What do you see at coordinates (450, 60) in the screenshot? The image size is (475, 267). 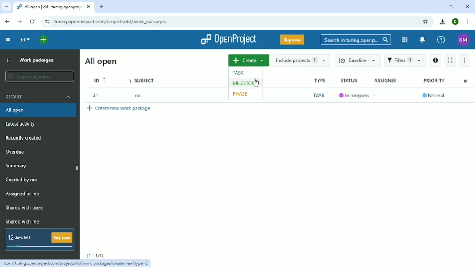 I see `Activate zen mode` at bounding box center [450, 60].